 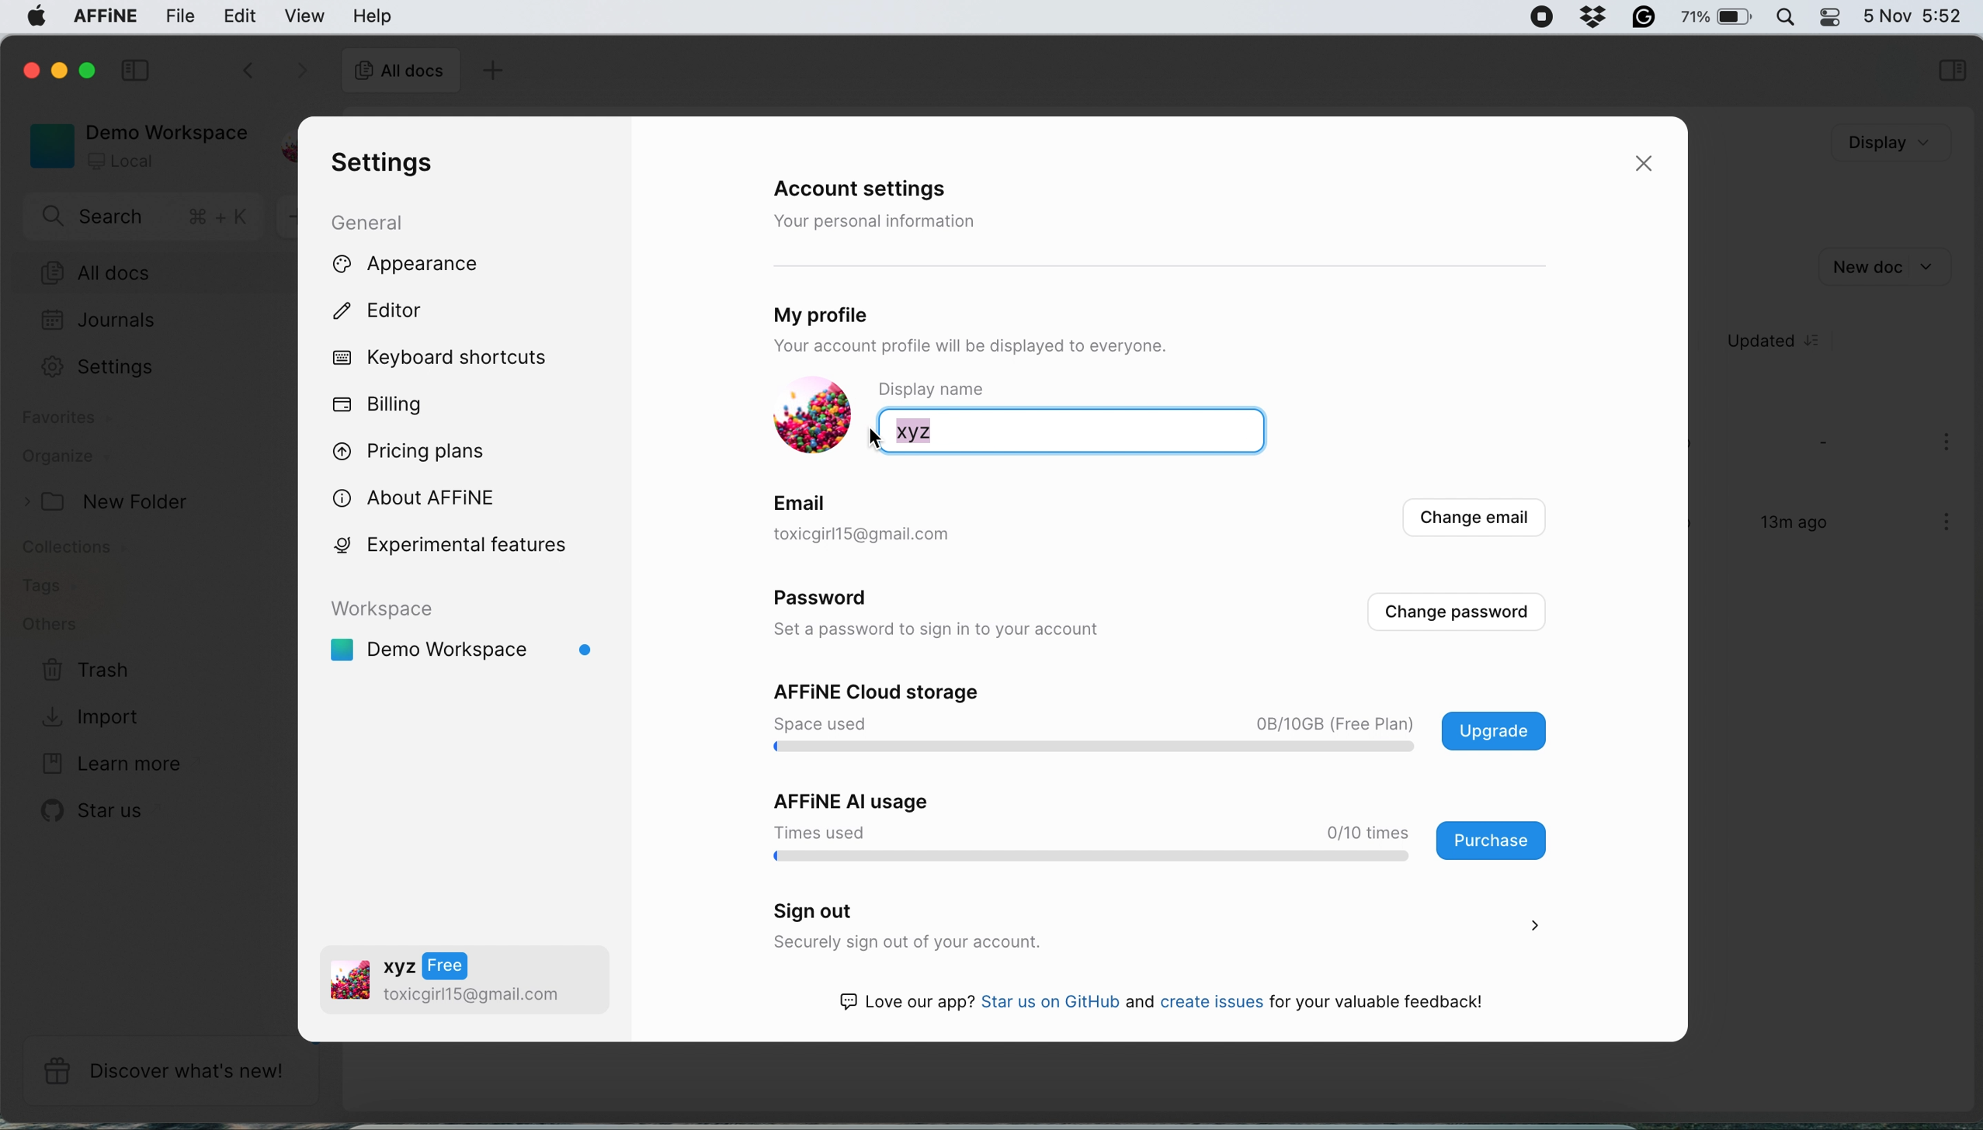 What do you see at coordinates (47, 587) in the screenshot?
I see `tags` at bounding box center [47, 587].